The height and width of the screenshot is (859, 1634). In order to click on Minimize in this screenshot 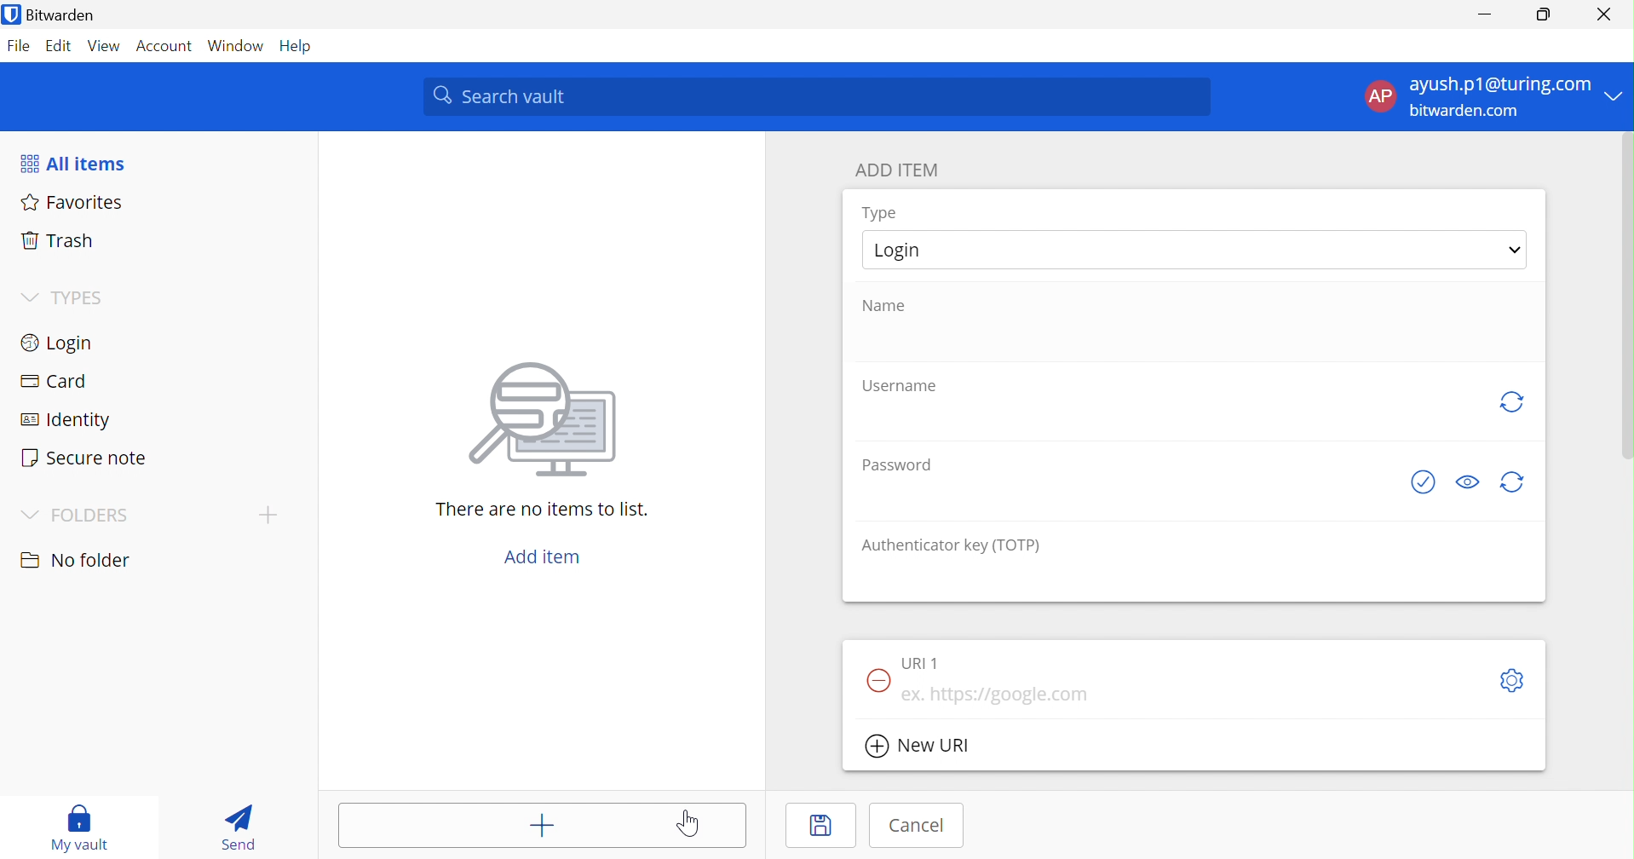, I will do `click(1482, 14)`.